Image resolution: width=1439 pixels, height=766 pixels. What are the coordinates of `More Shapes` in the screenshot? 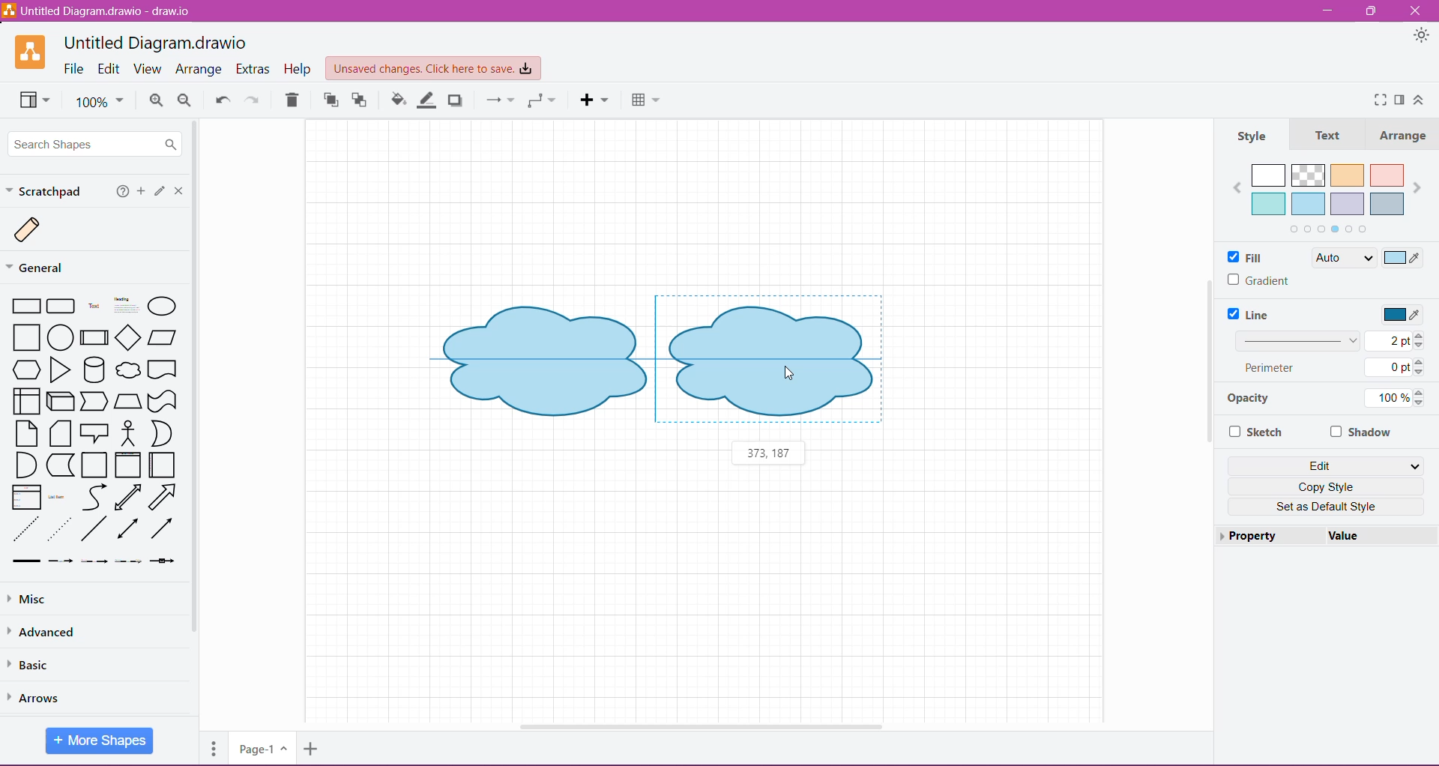 It's located at (99, 742).